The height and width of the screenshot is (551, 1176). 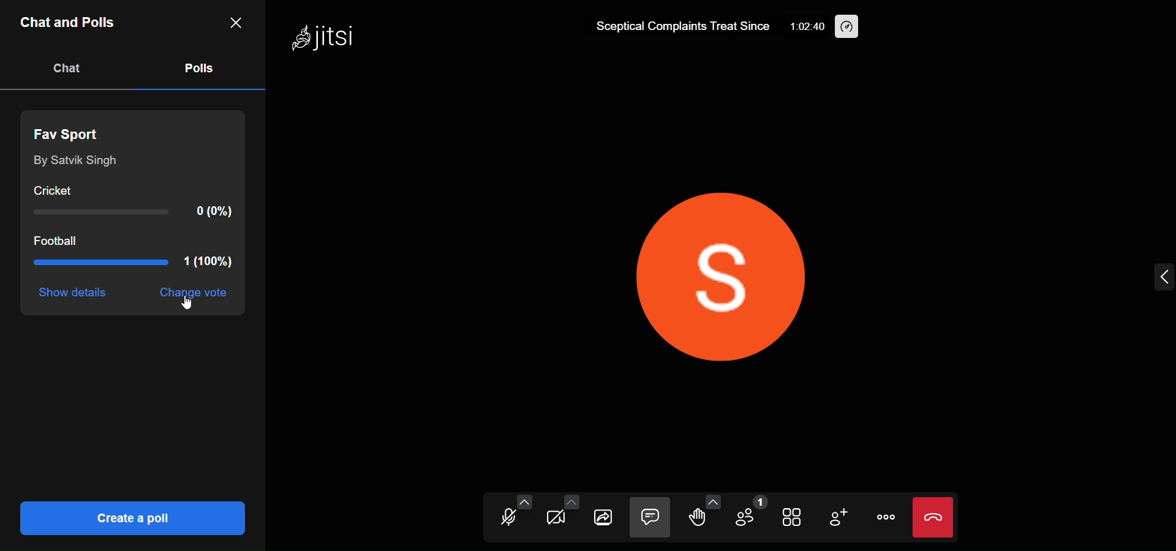 What do you see at coordinates (70, 24) in the screenshot?
I see `chats and polls` at bounding box center [70, 24].